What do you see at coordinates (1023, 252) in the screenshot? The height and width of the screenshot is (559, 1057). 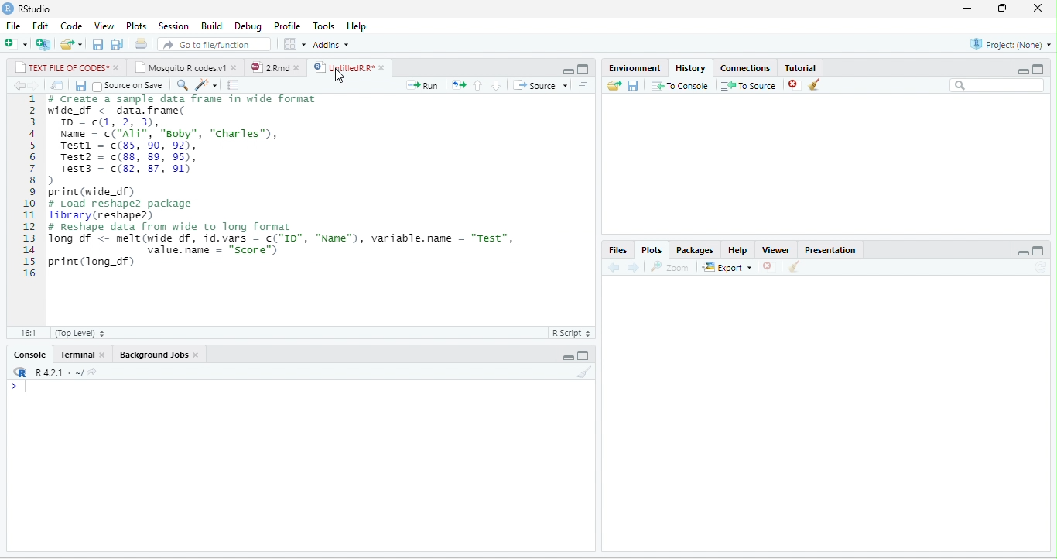 I see `minimize` at bounding box center [1023, 252].